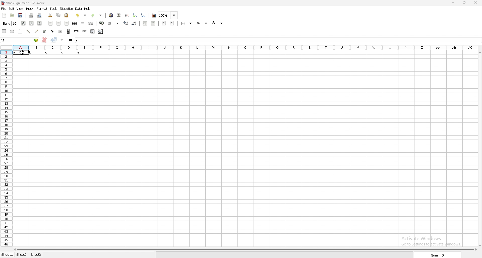 Image resolution: width=482 pixels, height=258 pixels. Describe the element at coordinates (119, 15) in the screenshot. I see `summation` at that location.